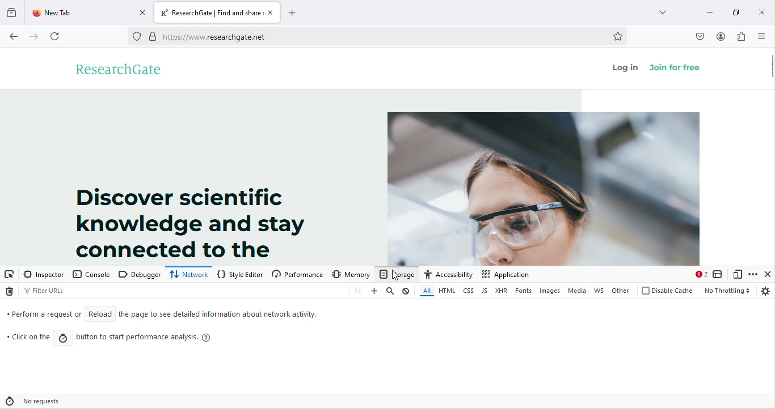 This screenshot has width=775, height=409. Describe the element at coordinates (11, 12) in the screenshot. I see `recent` at that location.